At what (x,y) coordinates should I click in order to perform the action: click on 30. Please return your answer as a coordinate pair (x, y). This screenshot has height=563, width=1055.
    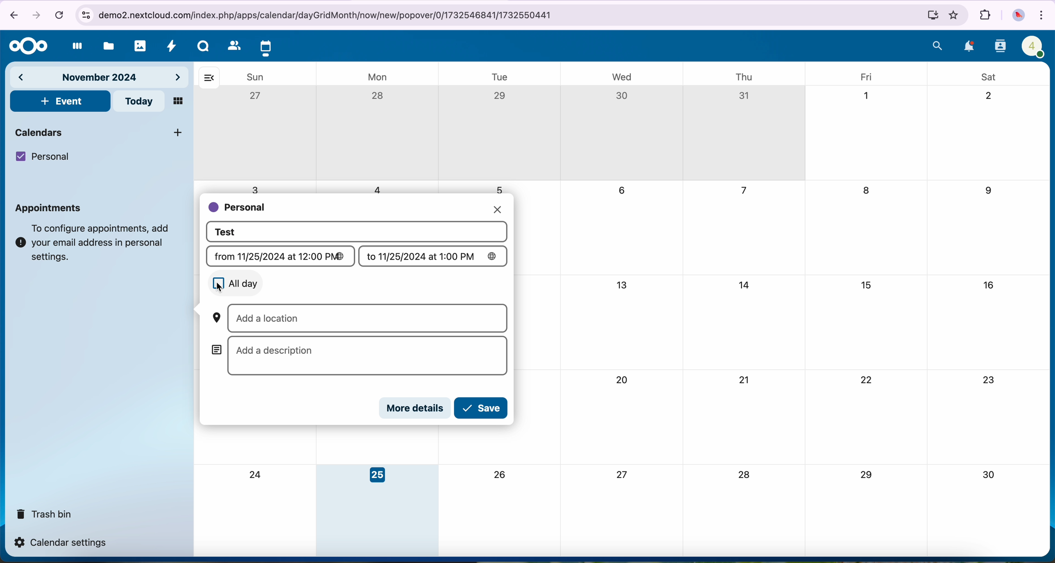
    Looking at the image, I should click on (622, 95).